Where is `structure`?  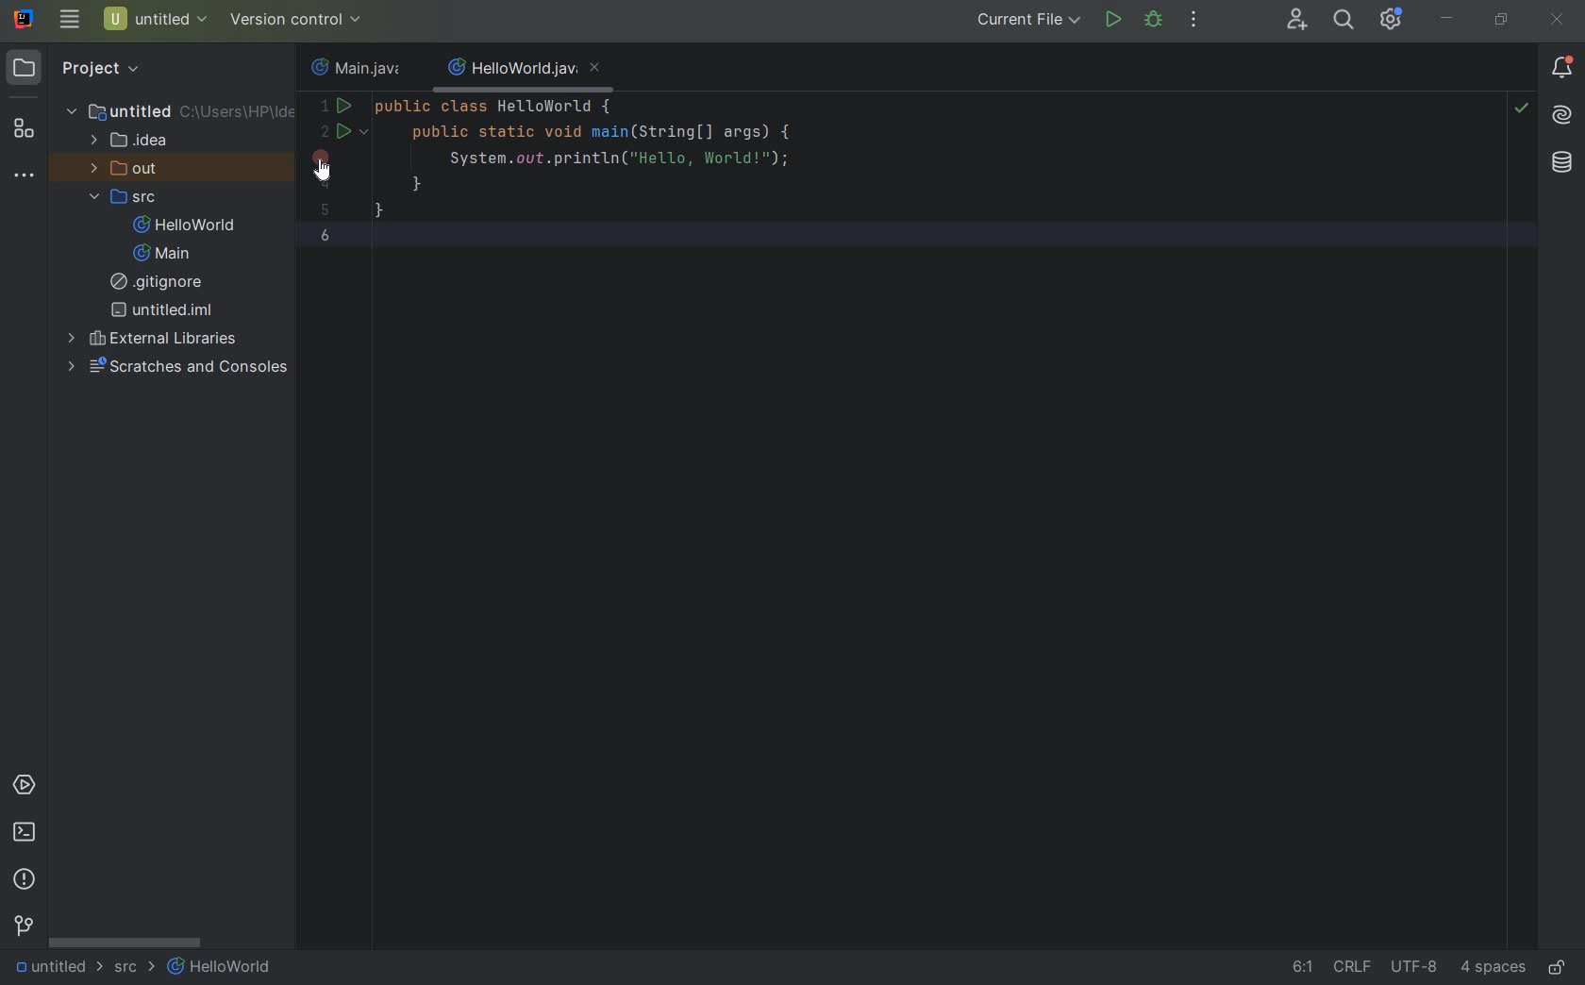 structure is located at coordinates (23, 131).